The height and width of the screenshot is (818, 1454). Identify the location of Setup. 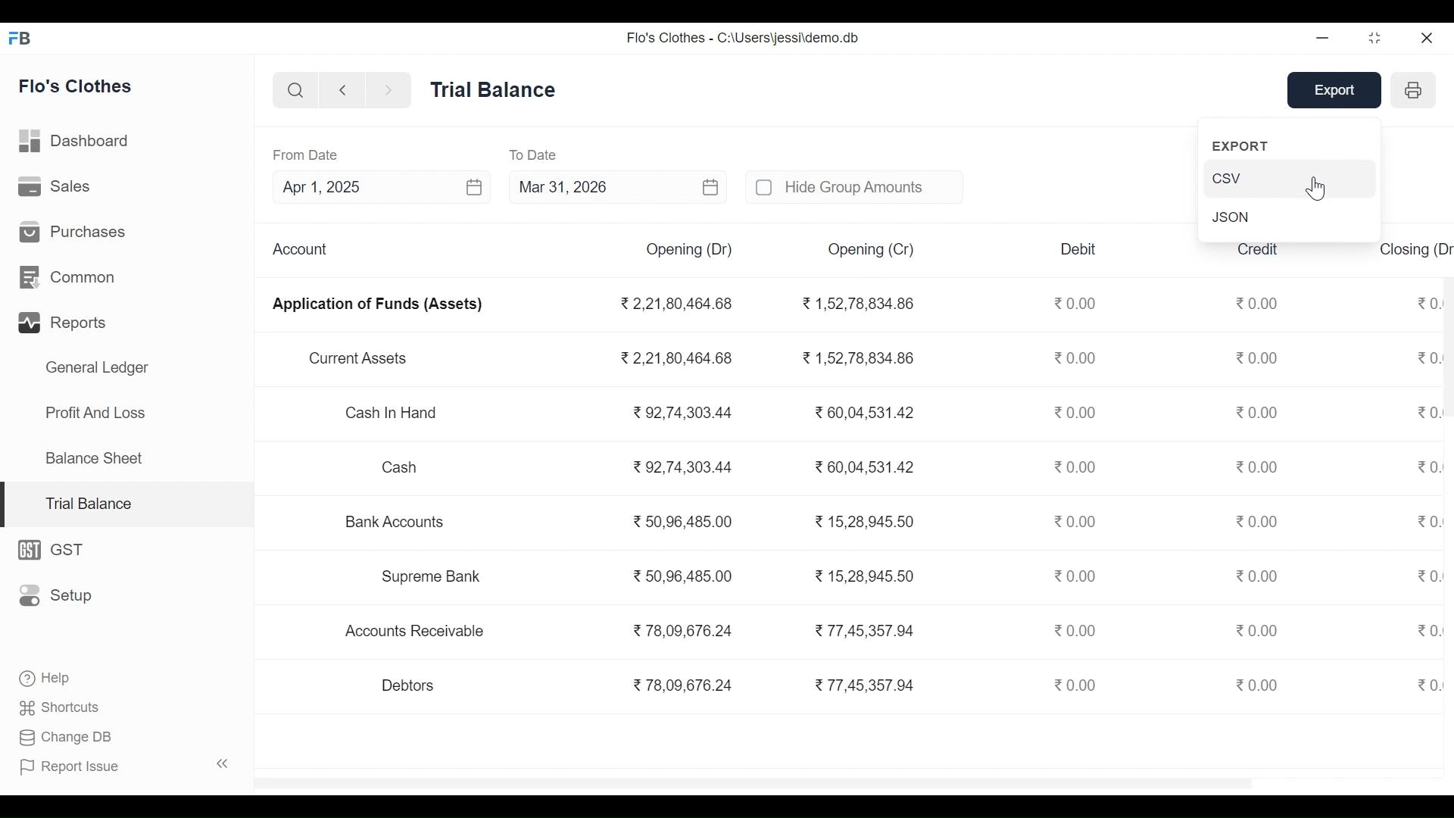
(56, 596).